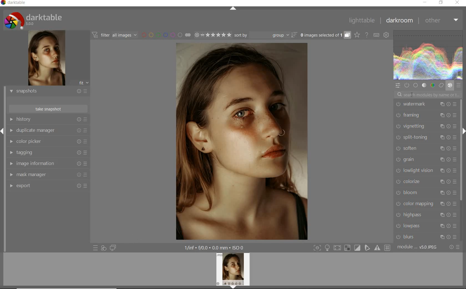 Image resolution: width=466 pixels, height=289 pixels. Describe the element at coordinates (433, 86) in the screenshot. I see `color` at that location.